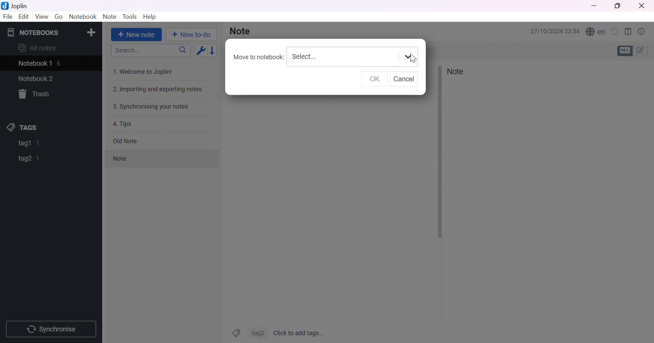 The width and height of the screenshot is (654, 343). I want to click on Drop down, so click(408, 56).